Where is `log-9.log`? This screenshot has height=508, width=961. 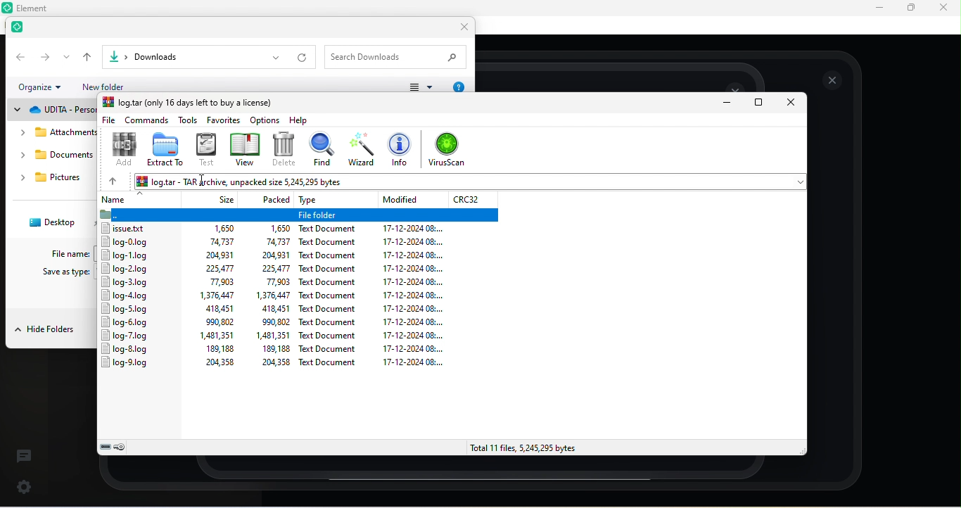 log-9.log is located at coordinates (125, 363).